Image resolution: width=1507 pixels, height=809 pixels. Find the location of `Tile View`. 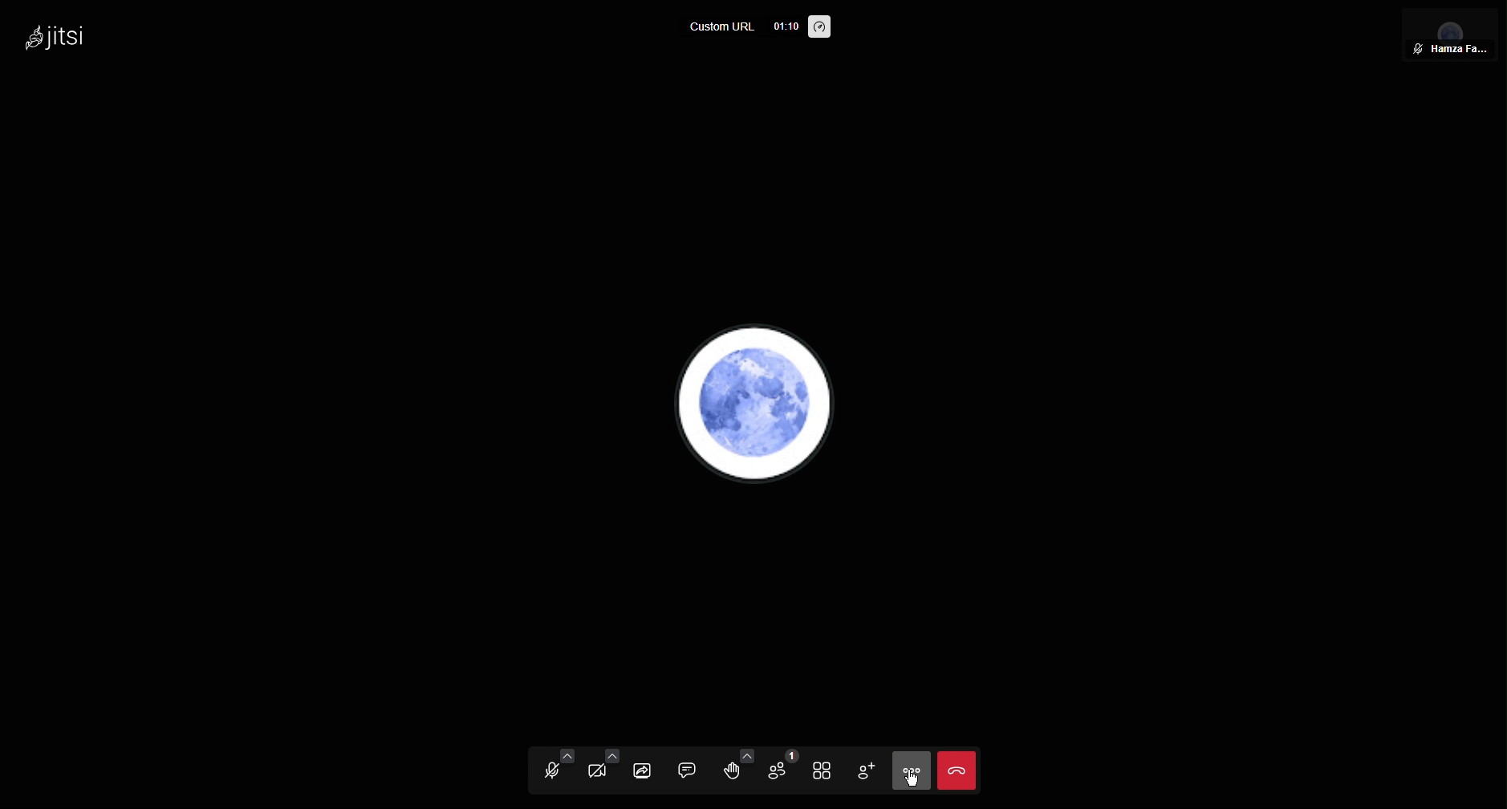

Tile View is located at coordinates (826, 771).